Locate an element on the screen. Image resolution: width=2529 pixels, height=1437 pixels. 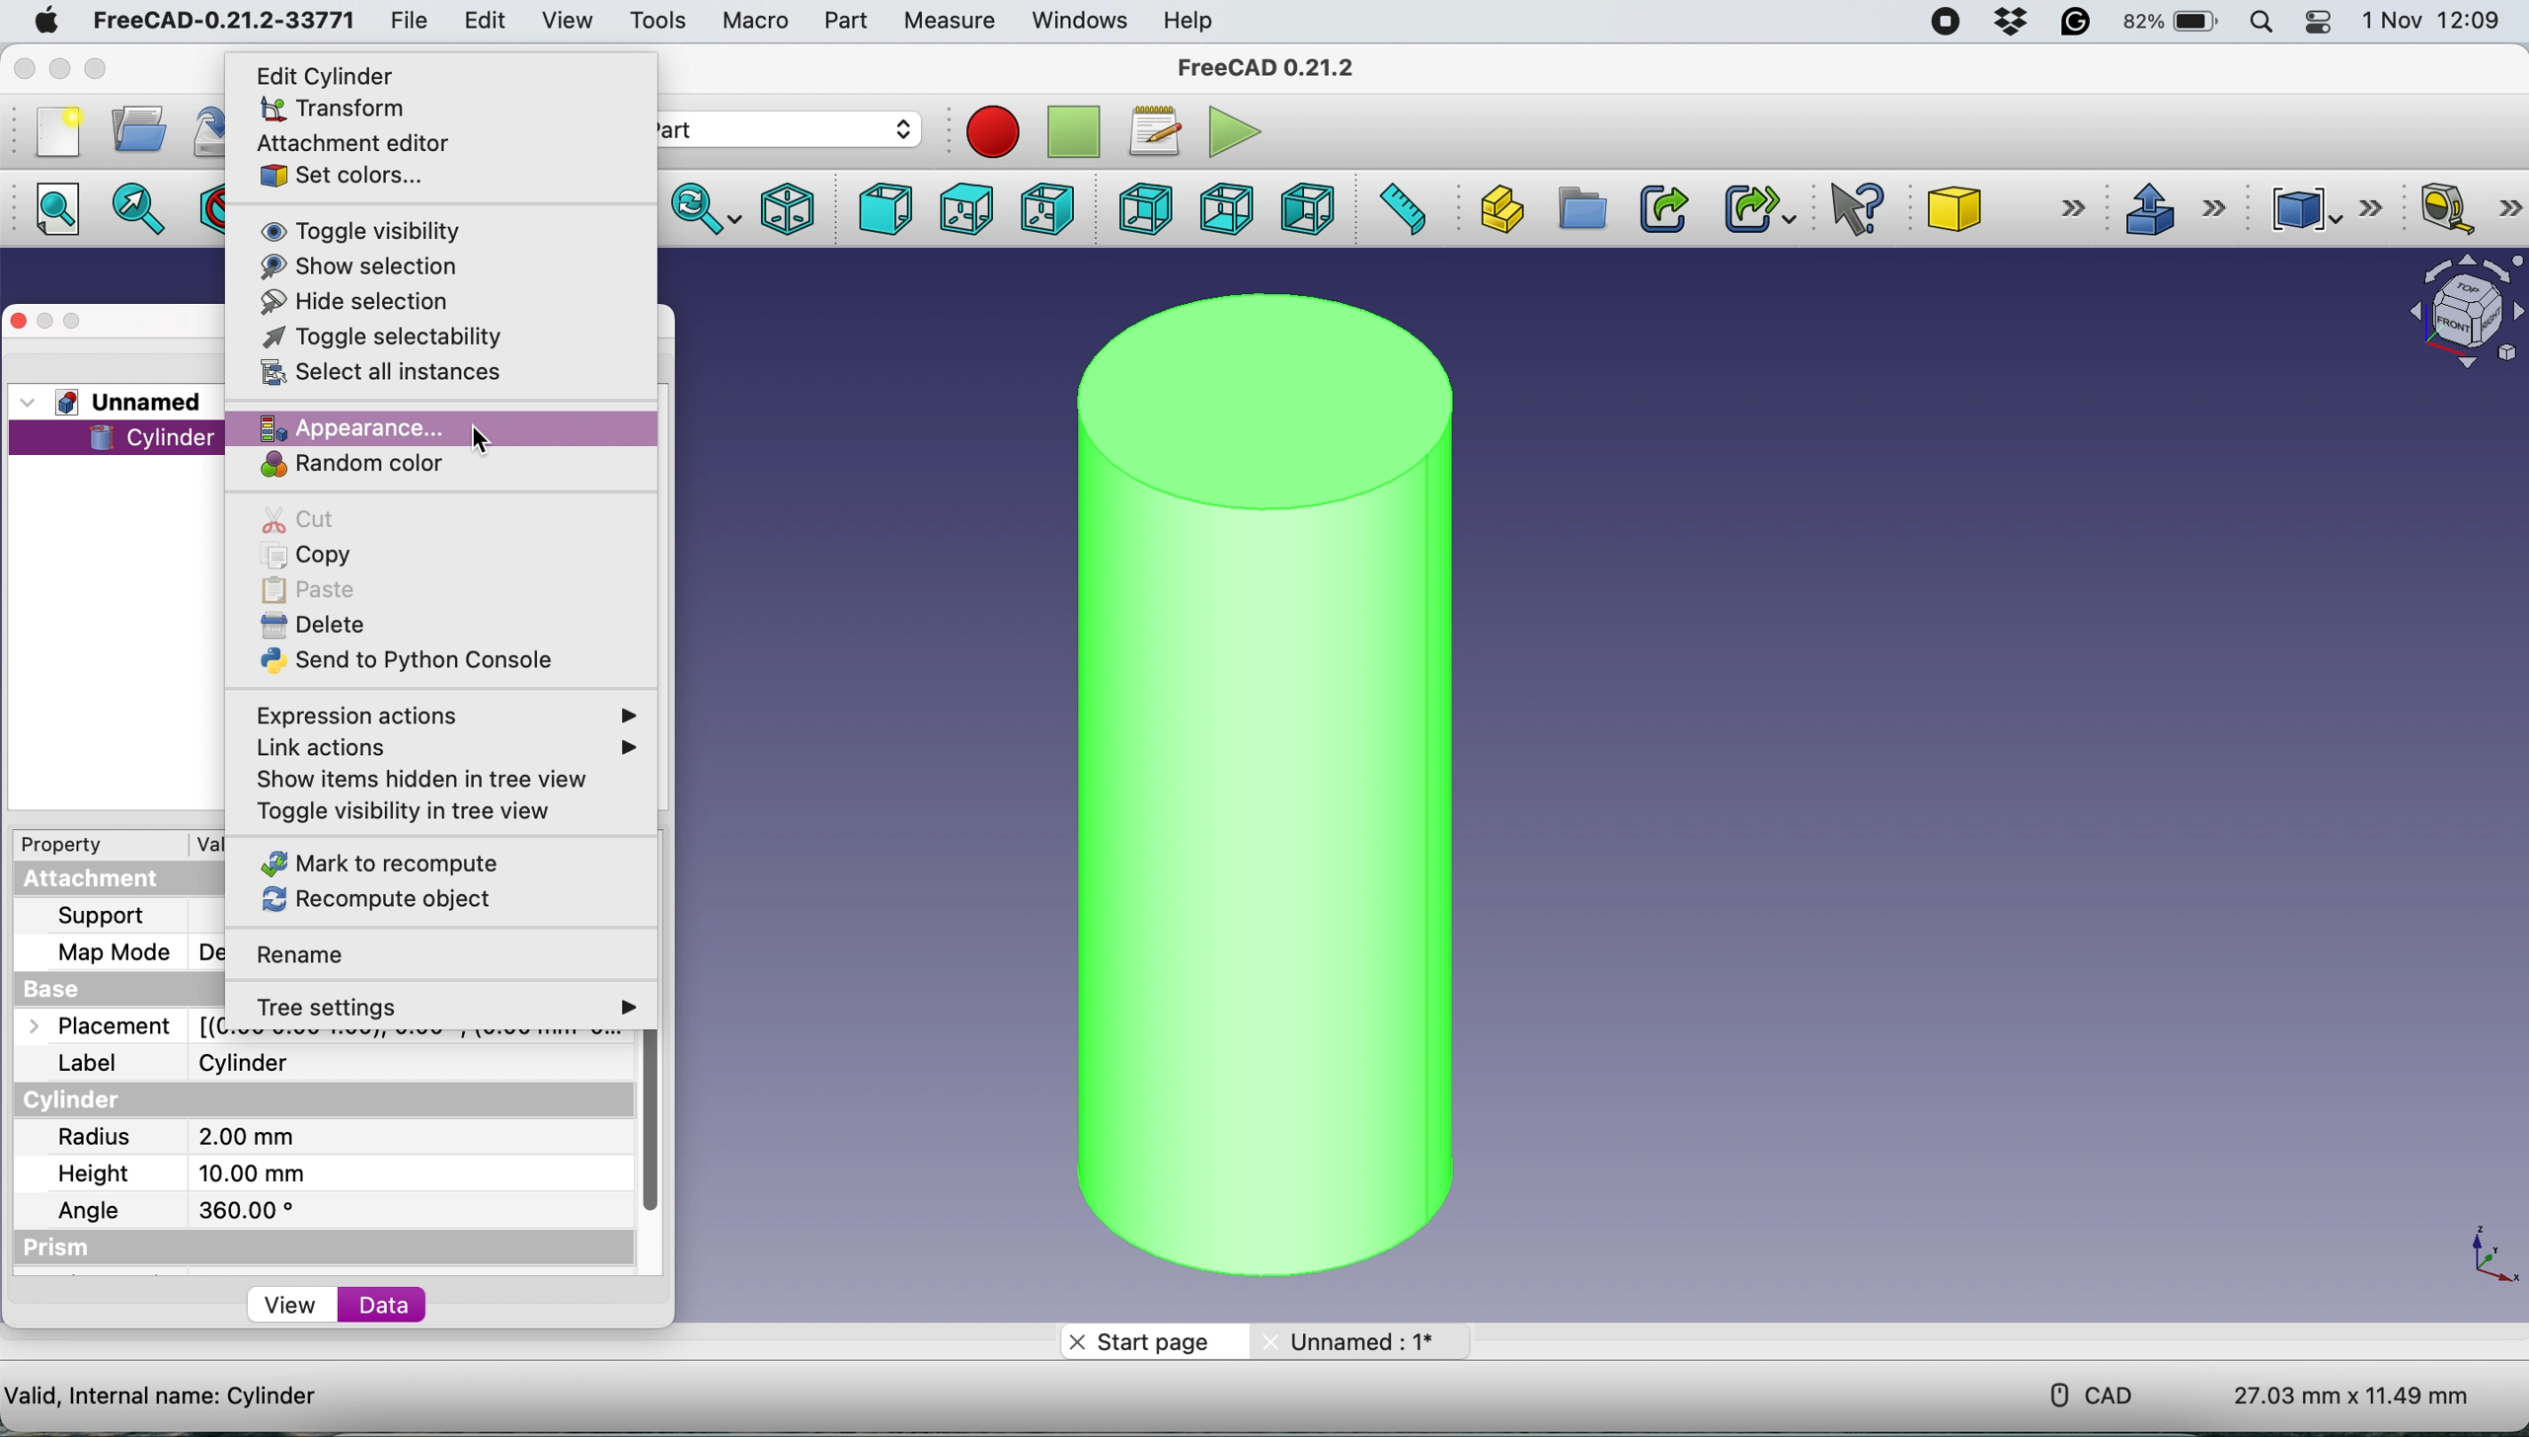
property is located at coordinates (65, 848).